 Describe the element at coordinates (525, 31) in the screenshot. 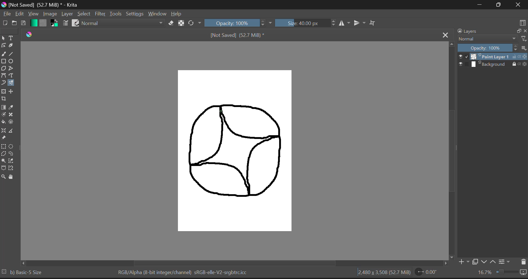

I see `close` at that location.